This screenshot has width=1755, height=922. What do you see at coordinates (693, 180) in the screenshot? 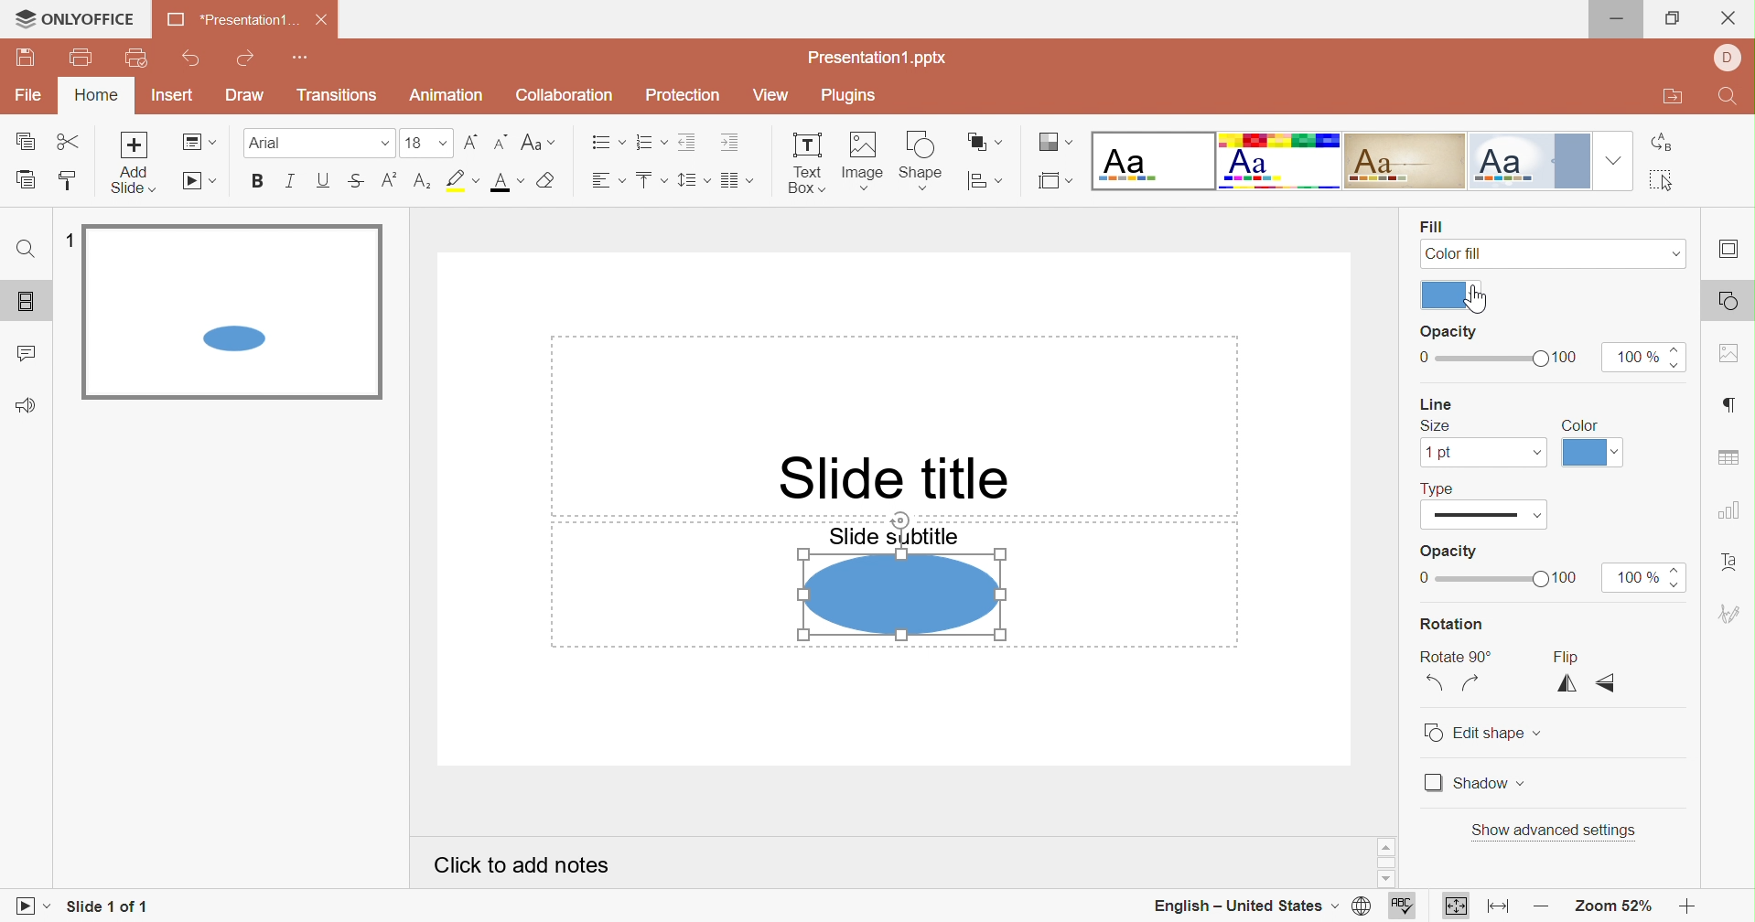
I see `Line spacing` at bounding box center [693, 180].